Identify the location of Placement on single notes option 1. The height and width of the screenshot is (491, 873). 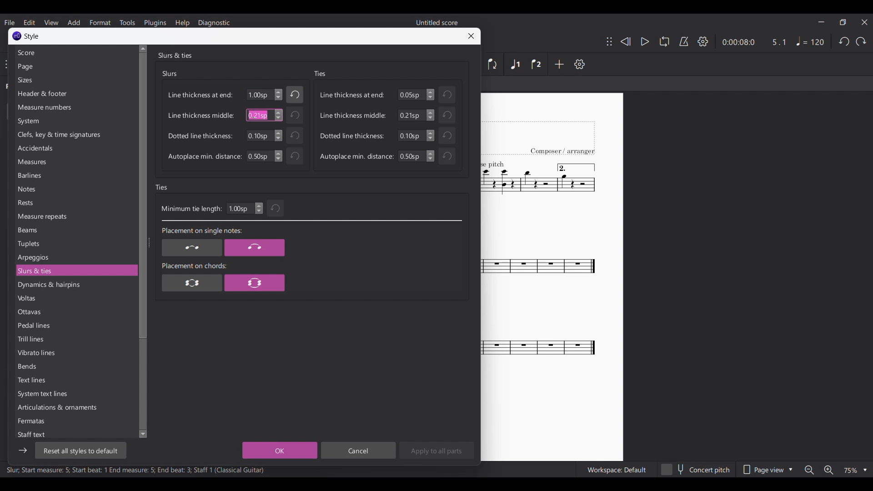
(191, 248).